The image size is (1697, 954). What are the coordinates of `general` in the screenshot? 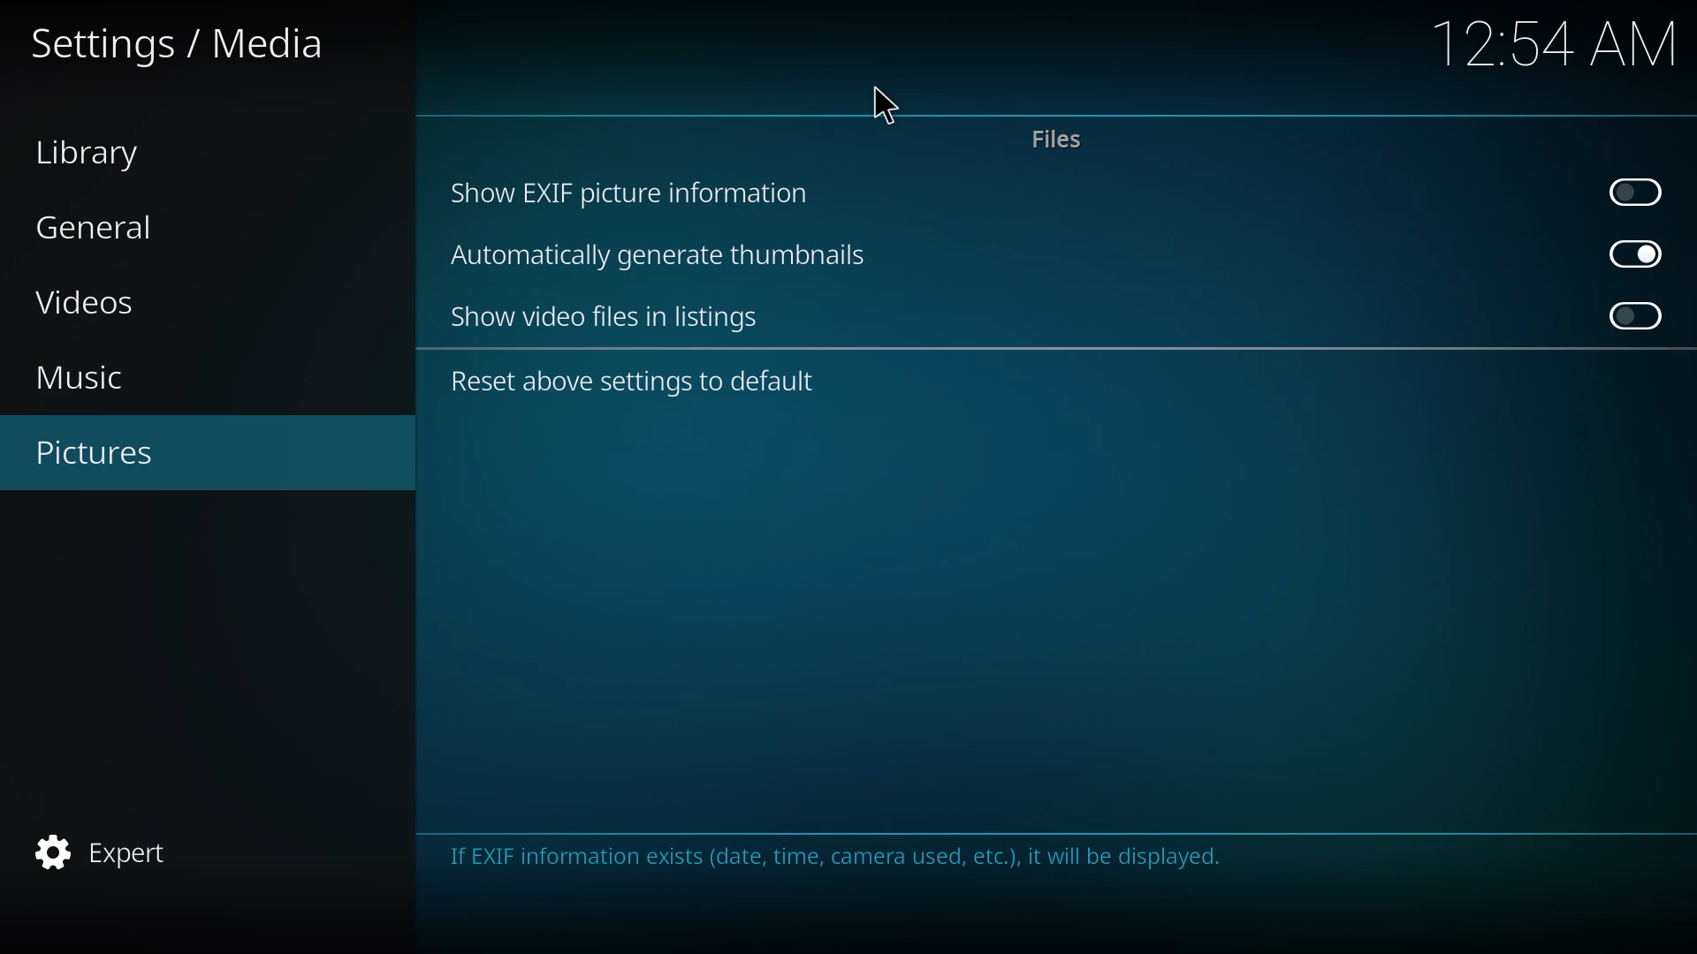 It's located at (104, 227).